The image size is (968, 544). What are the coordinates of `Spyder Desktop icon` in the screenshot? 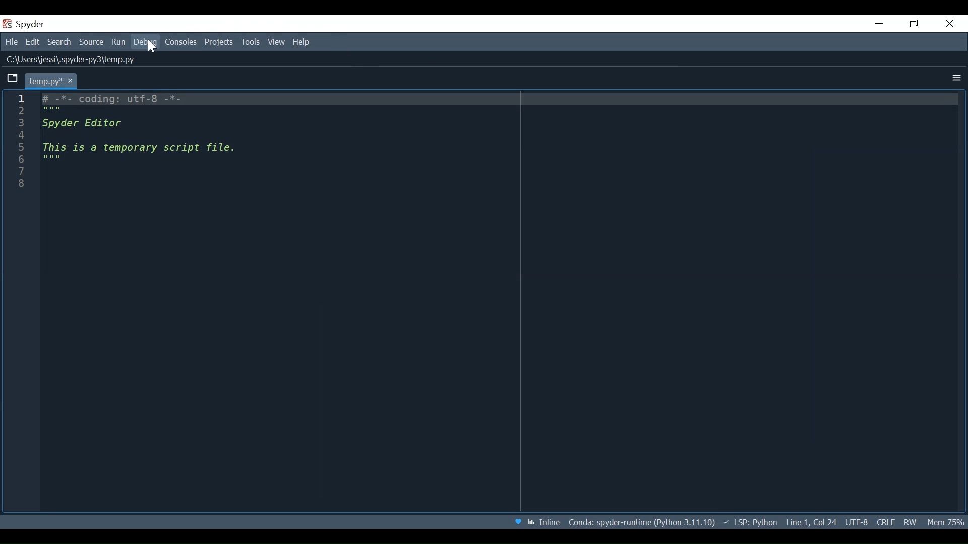 It's located at (25, 23).